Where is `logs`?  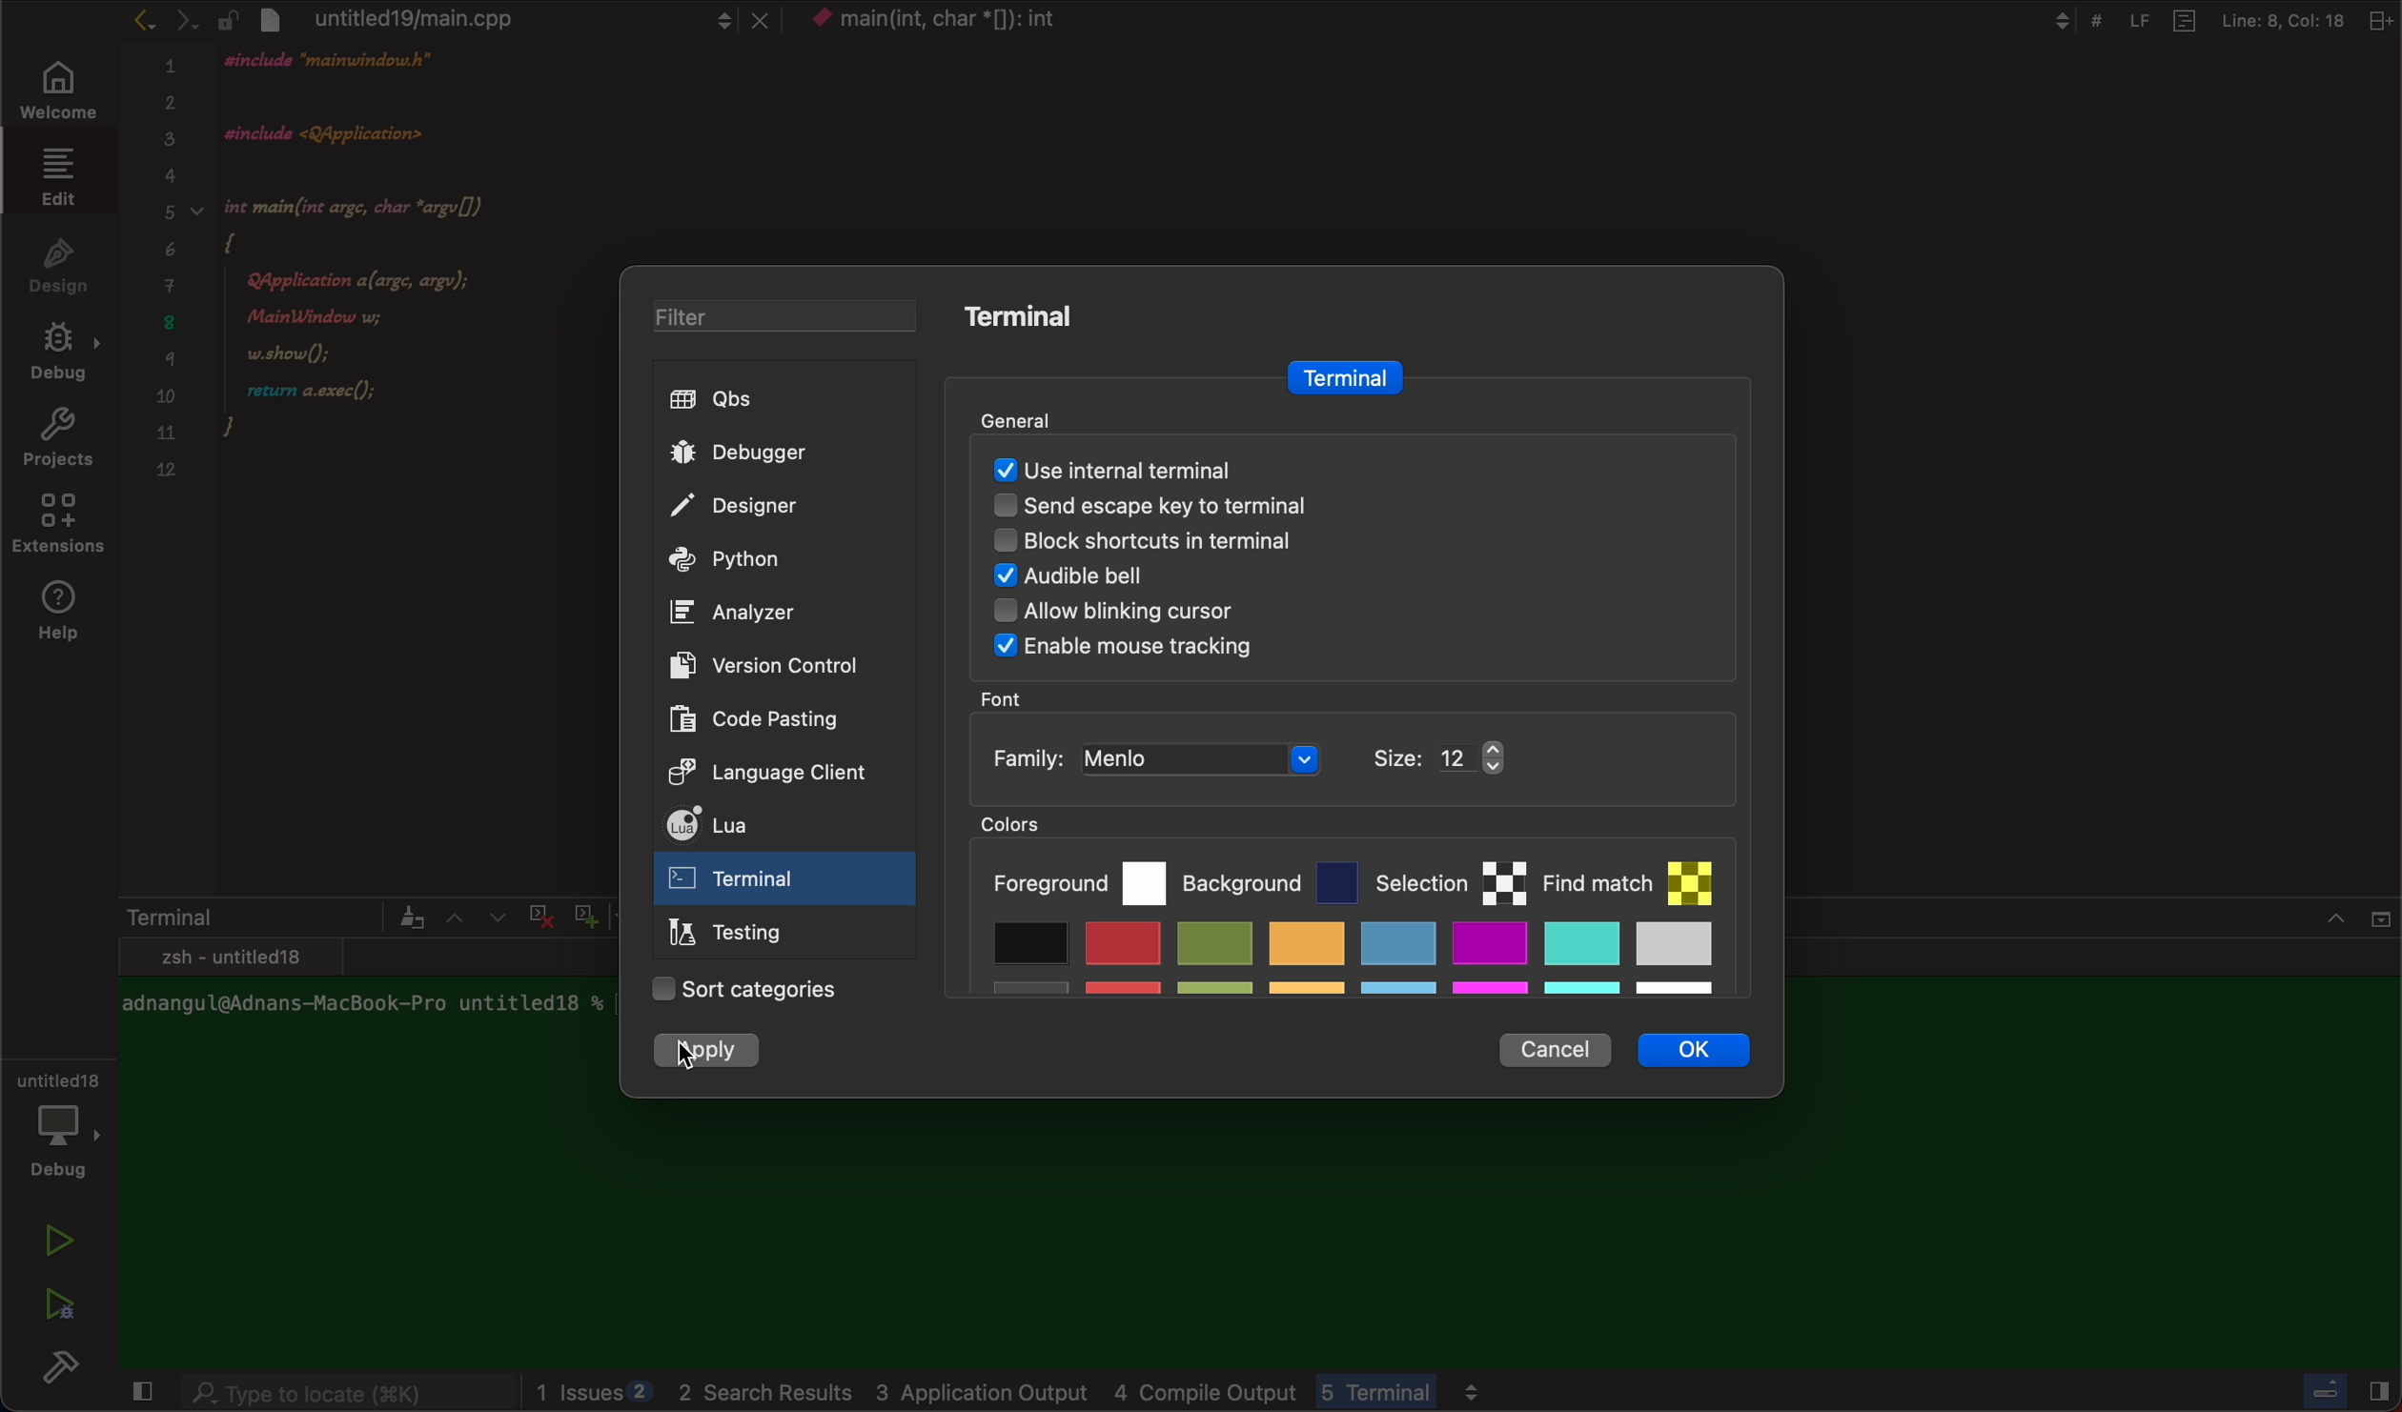 logs is located at coordinates (1132, 1393).